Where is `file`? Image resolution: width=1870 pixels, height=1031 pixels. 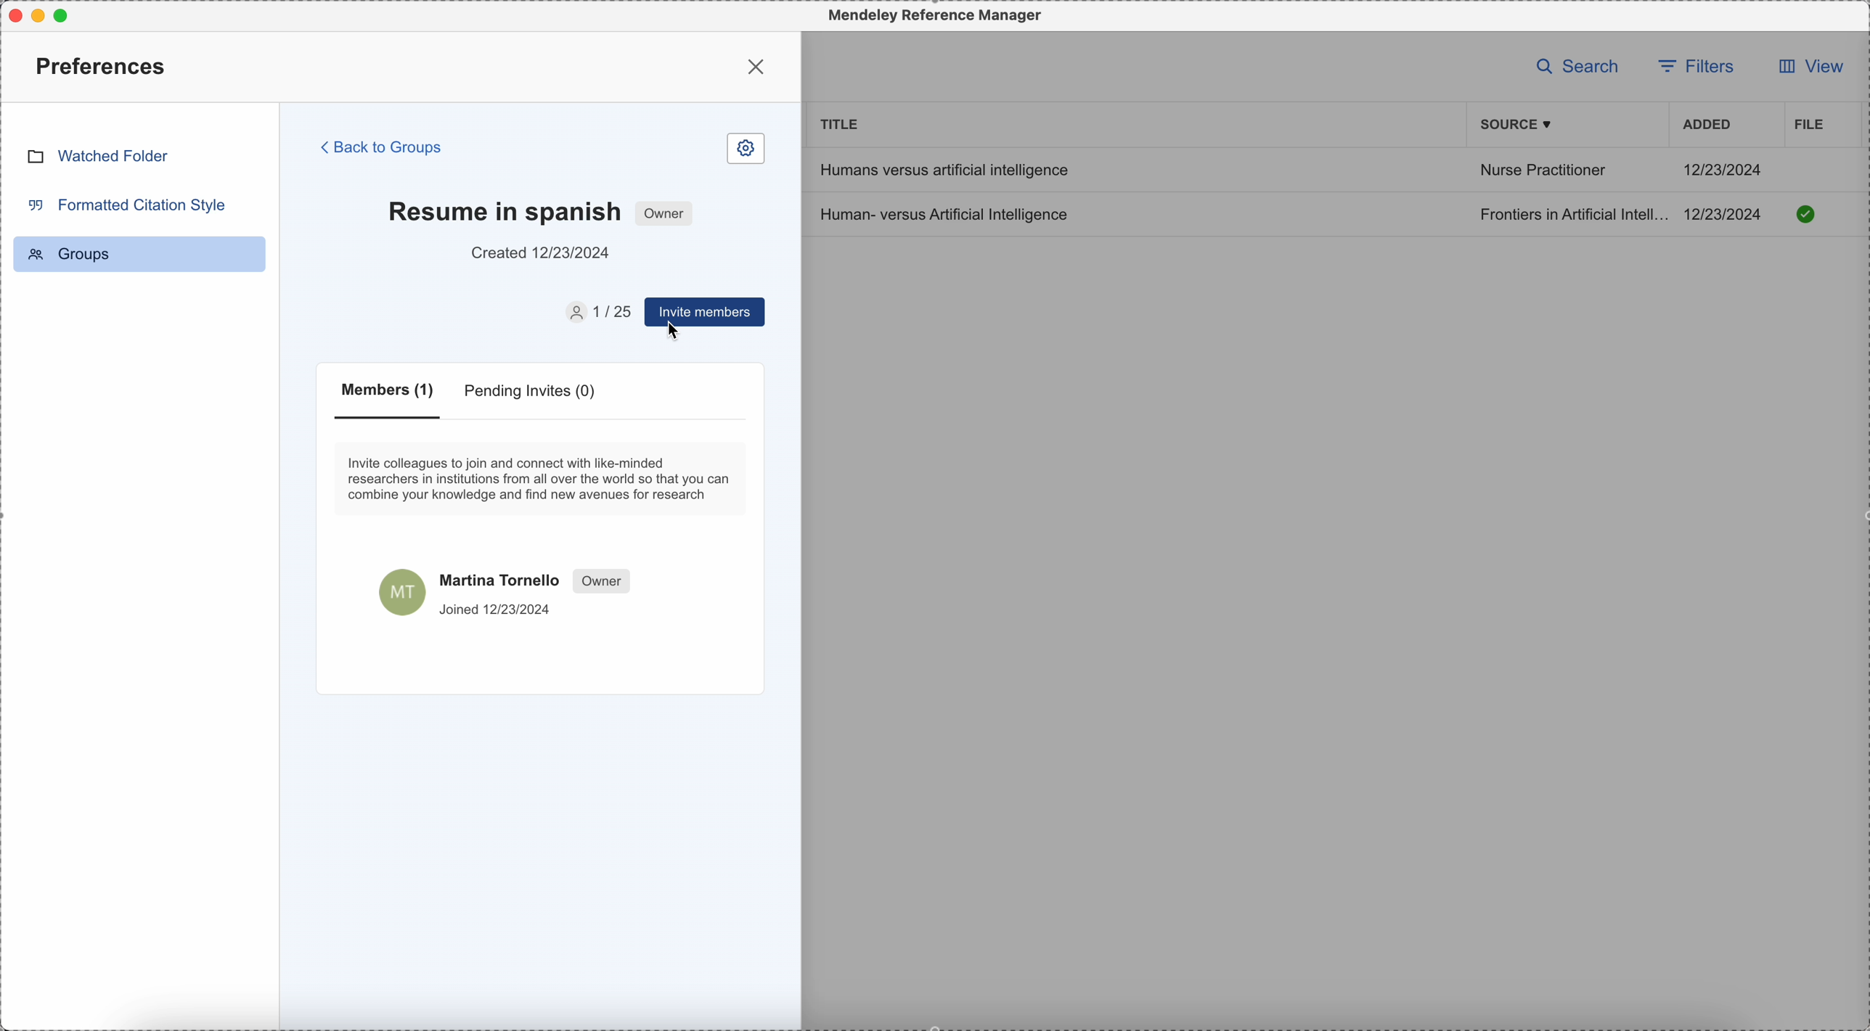 file is located at coordinates (1807, 124).